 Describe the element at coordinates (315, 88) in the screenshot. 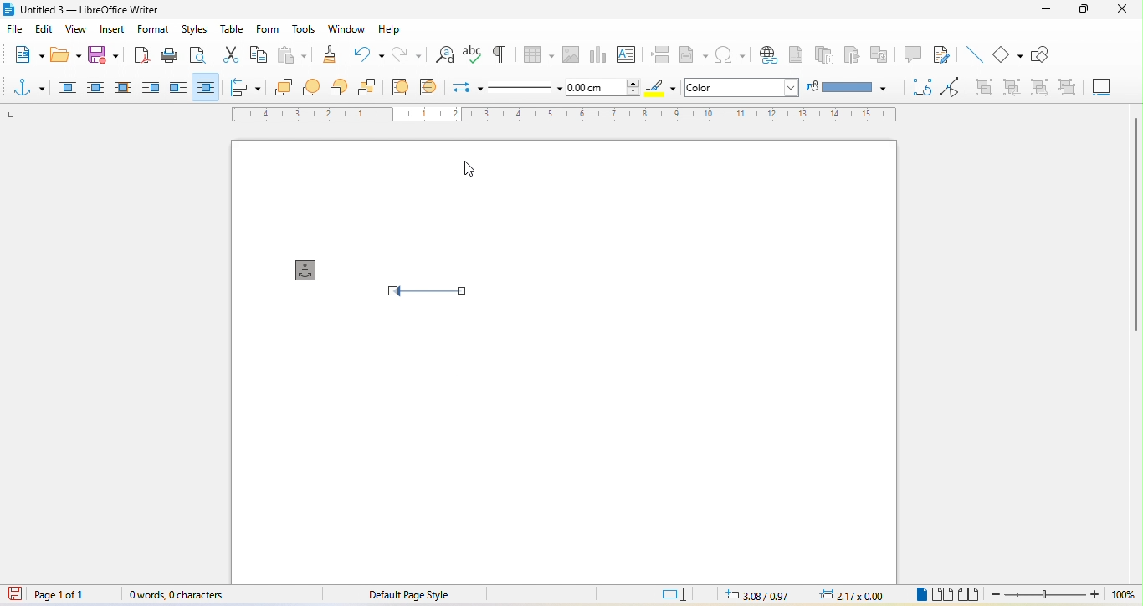

I see `forward one` at that location.